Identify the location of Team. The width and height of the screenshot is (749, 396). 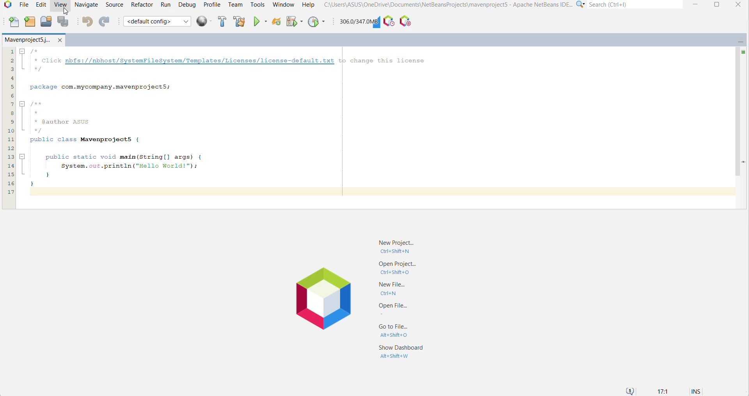
(236, 5).